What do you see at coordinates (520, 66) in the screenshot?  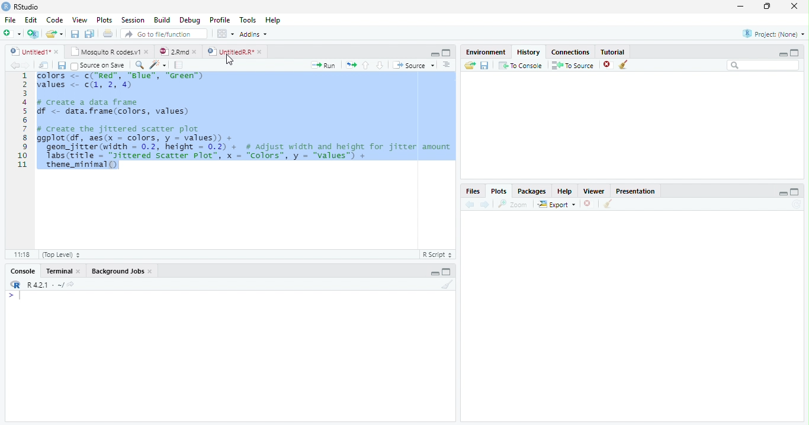 I see `To Console` at bounding box center [520, 66].